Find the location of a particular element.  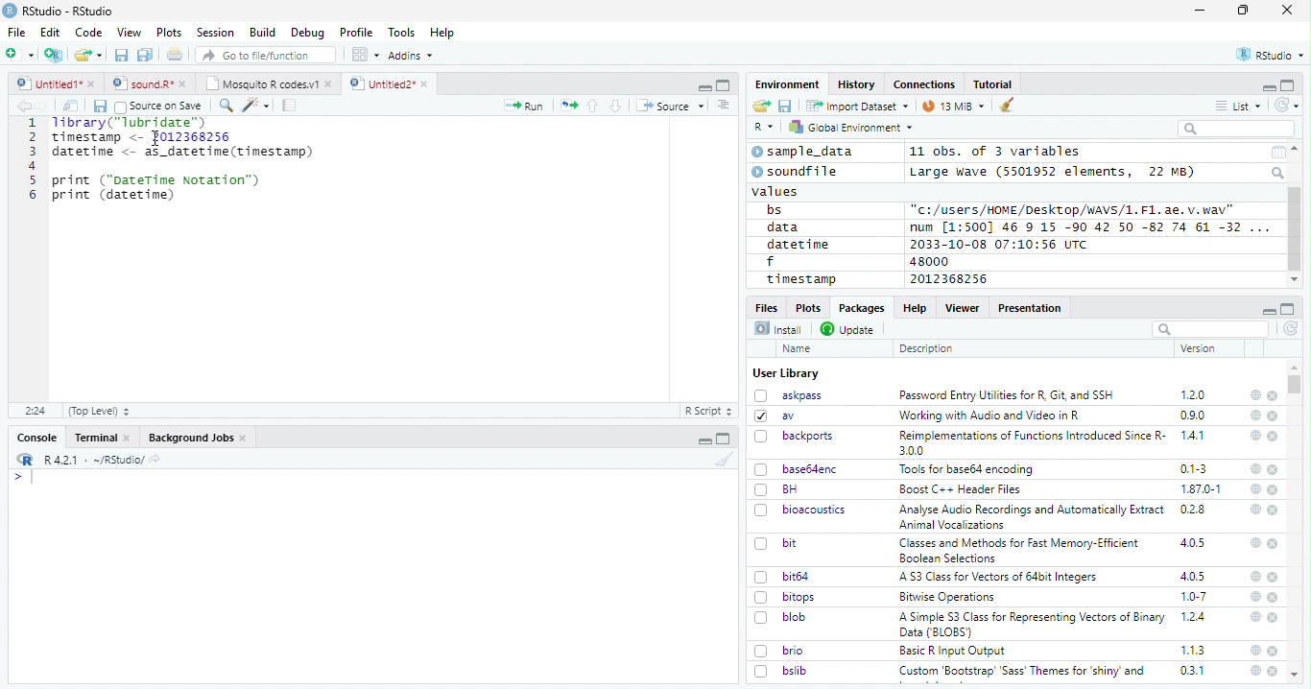

Console is located at coordinates (36, 438).